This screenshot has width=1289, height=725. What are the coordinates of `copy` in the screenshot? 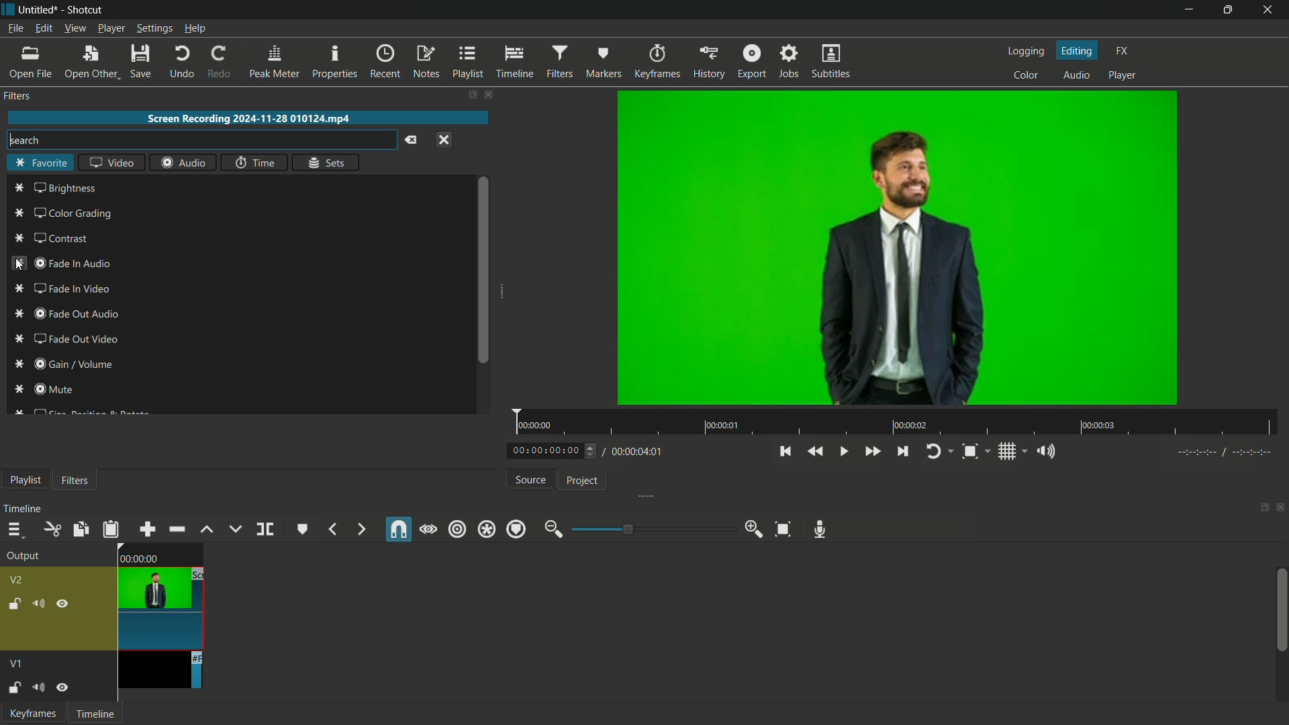 It's located at (80, 529).